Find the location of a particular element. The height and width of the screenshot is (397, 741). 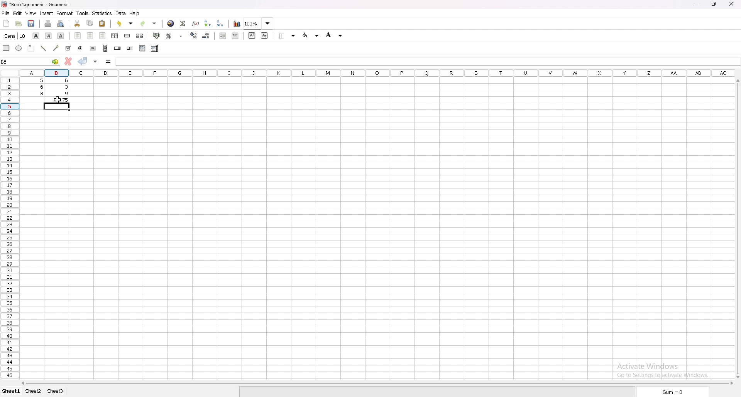

decrease indent is located at coordinates (223, 35).